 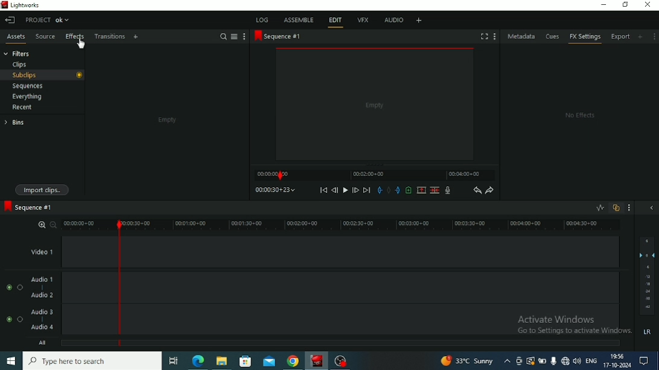 I want to click on Add layout, so click(x=418, y=20).